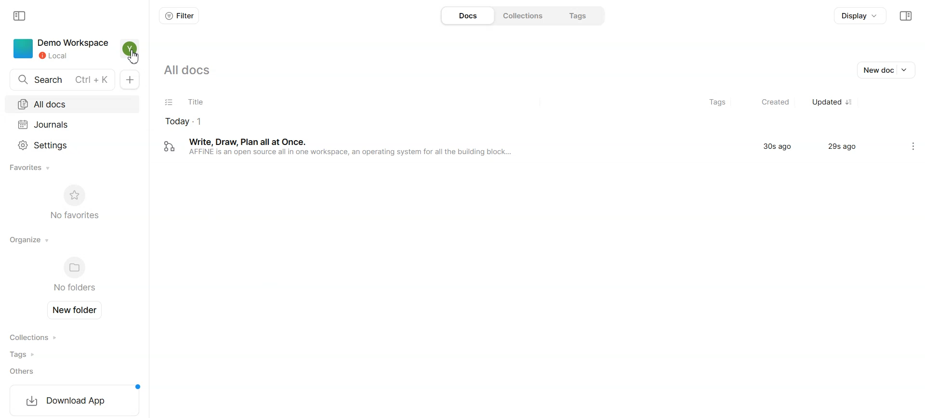 The height and width of the screenshot is (418, 925). What do you see at coordinates (73, 400) in the screenshot?
I see `Download App` at bounding box center [73, 400].